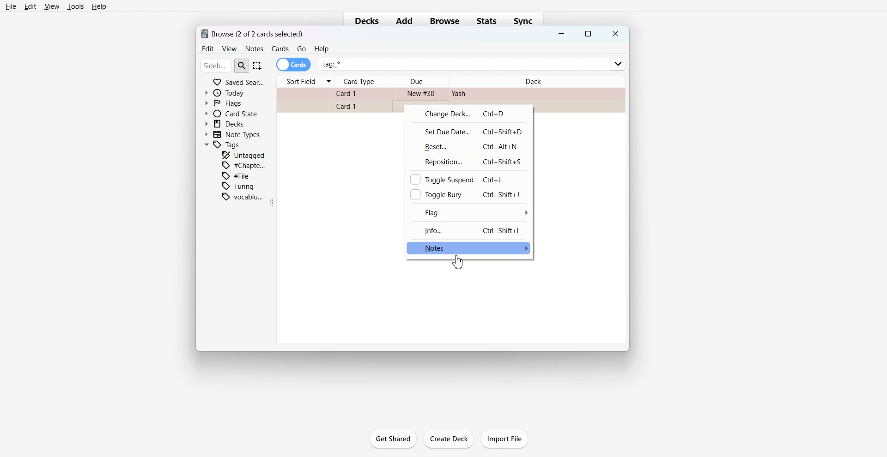 This screenshot has width=887, height=457. I want to click on Get Shared, so click(393, 439).